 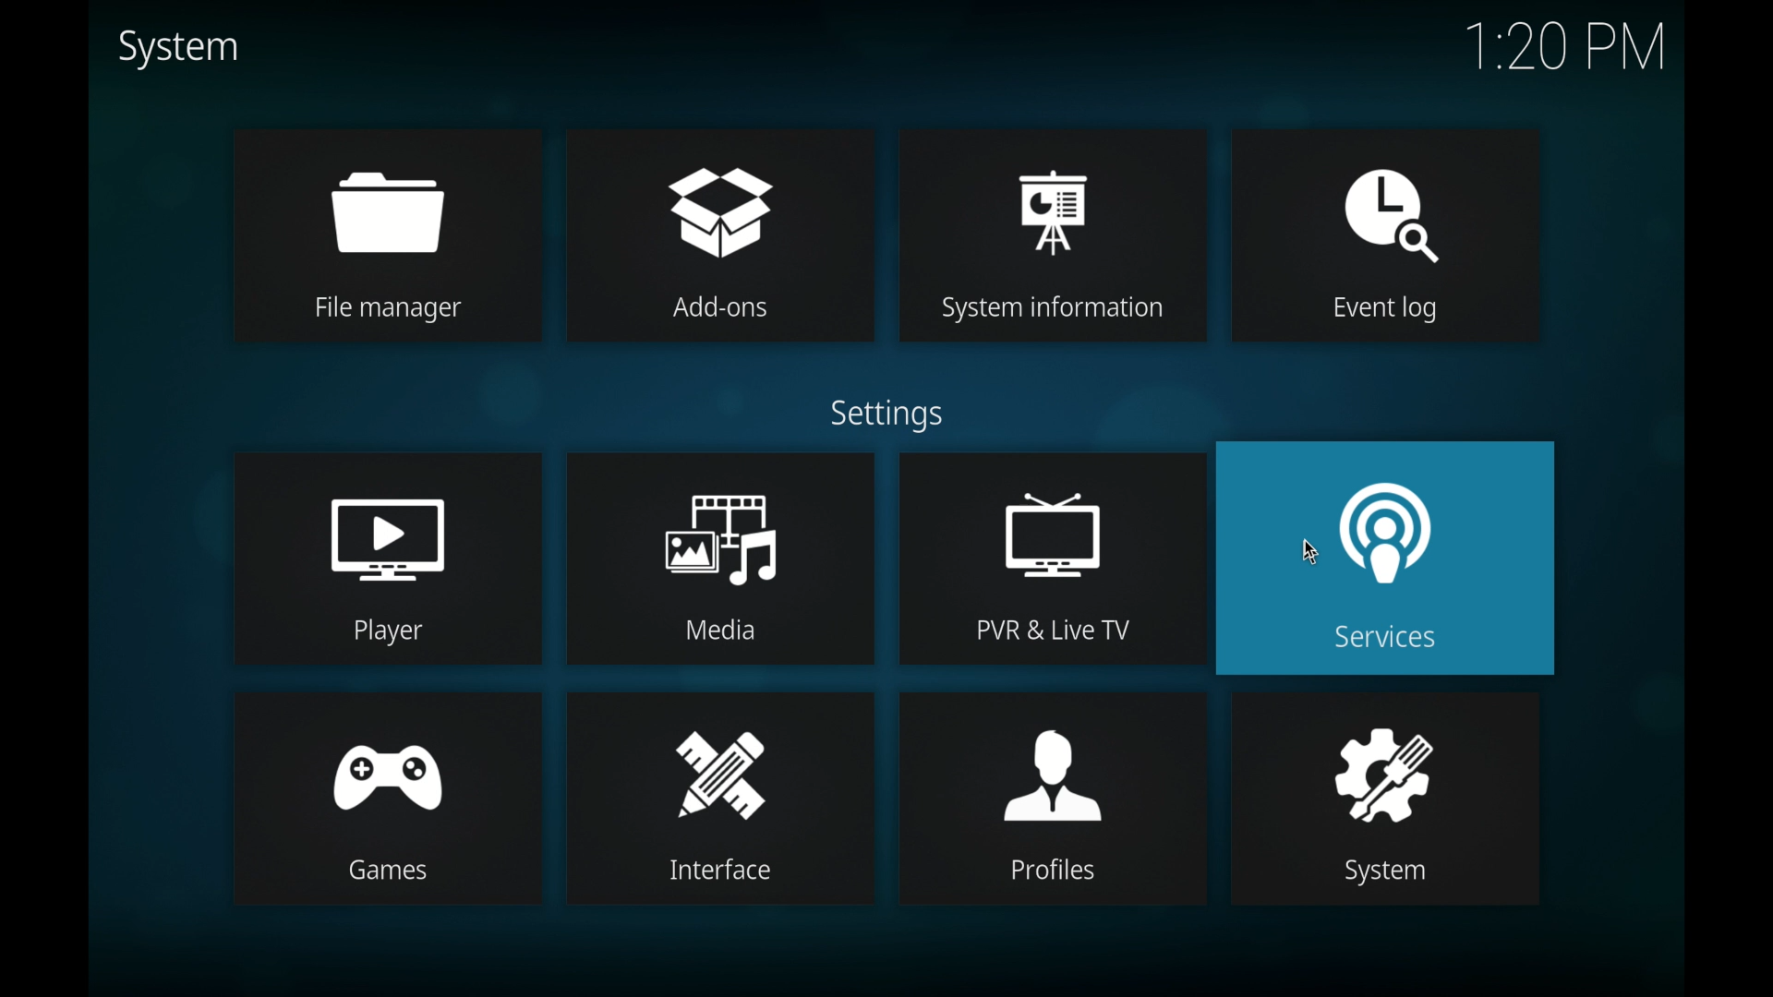 I want to click on media, so click(x=720, y=559).